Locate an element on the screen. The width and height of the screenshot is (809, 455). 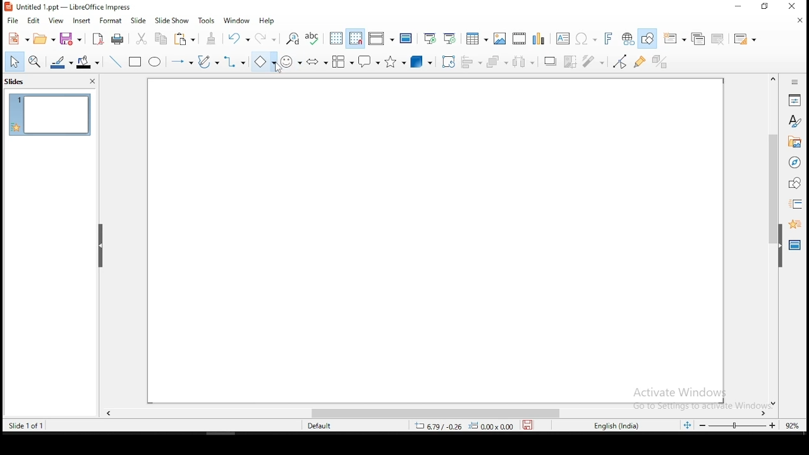
properties is located at coordinates (796, 99).